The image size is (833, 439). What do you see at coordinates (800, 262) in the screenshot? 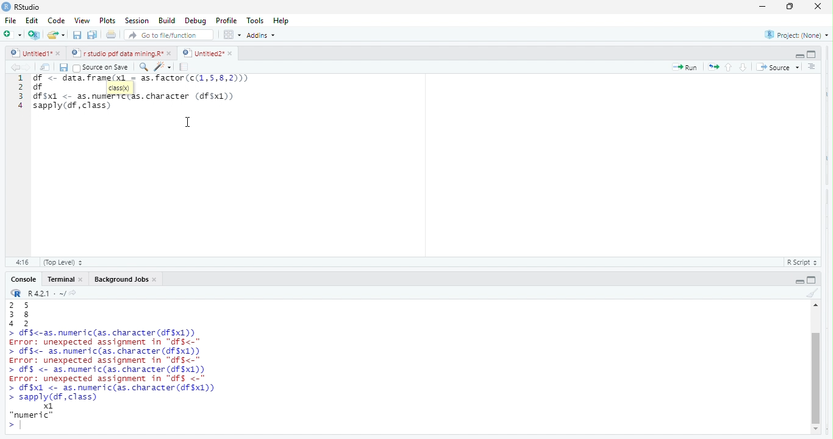
I see `RScript ` at bounding box center [800, 262].